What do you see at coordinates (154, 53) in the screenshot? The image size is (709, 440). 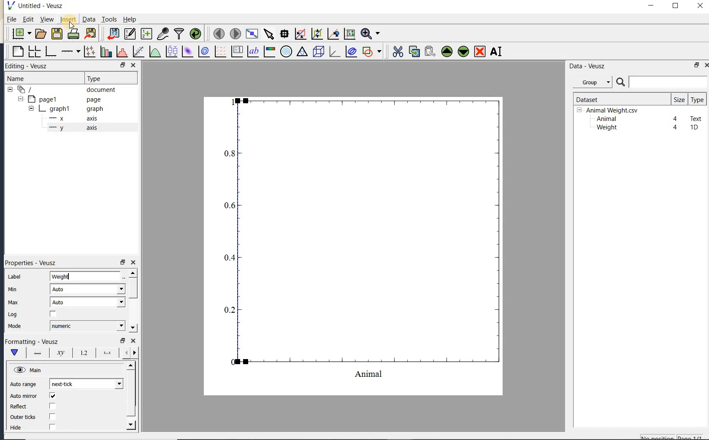 I see `plot a function` at bounding box center [154, 53].